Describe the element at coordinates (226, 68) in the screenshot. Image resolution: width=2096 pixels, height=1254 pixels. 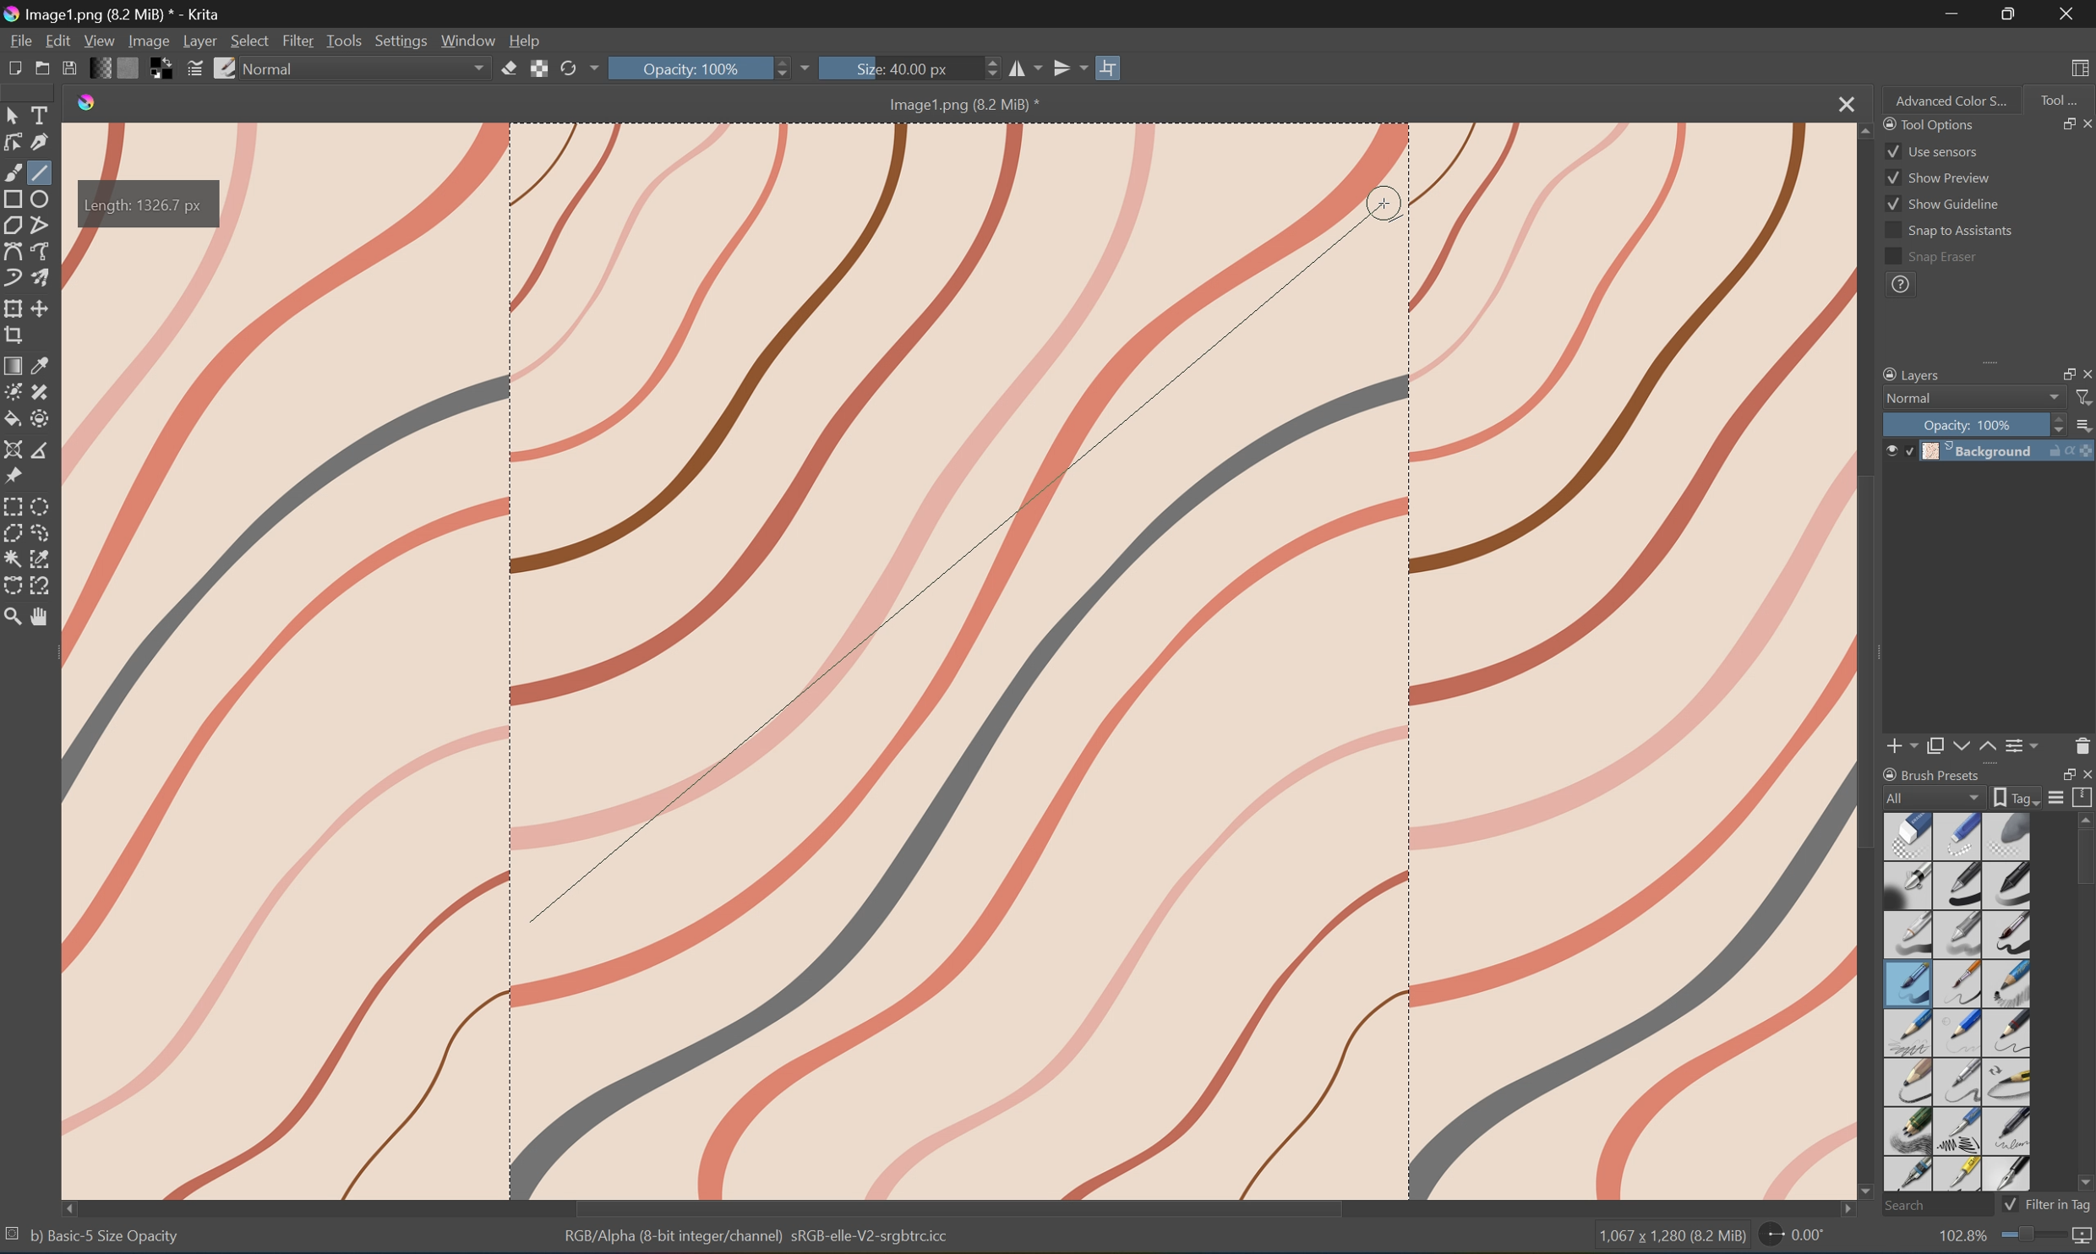
I see `Choose brush preset` at that location.